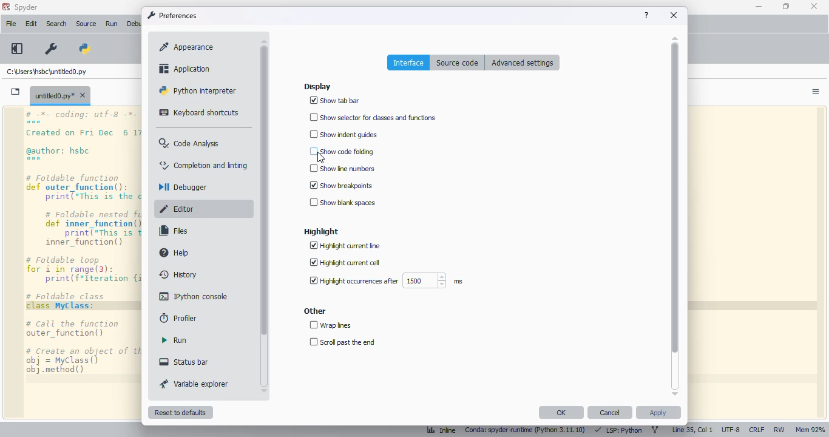 This screenshot has width=829, height=437. What do you see at coordinates (731, 430) in the screenshot?
I see `UTF-8` at bounding box center [731, 430].